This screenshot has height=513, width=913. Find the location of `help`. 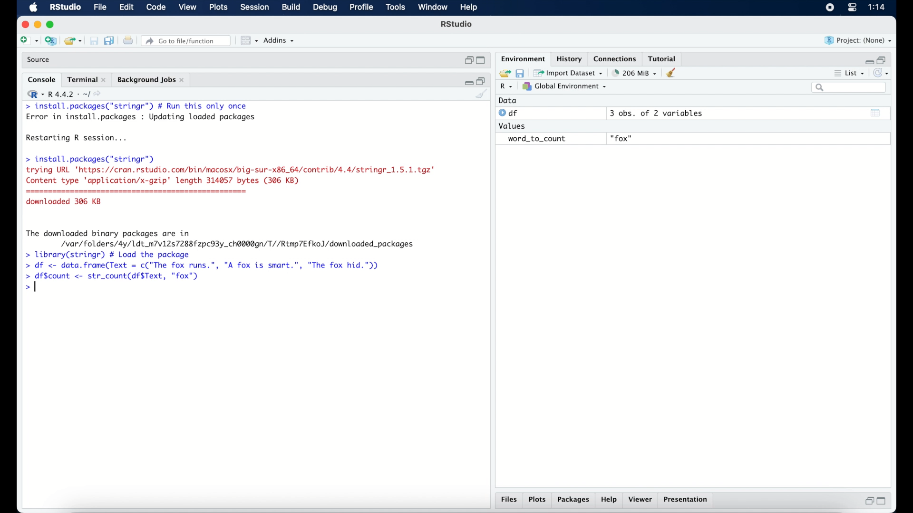

help is located at coordinates (470, 8).